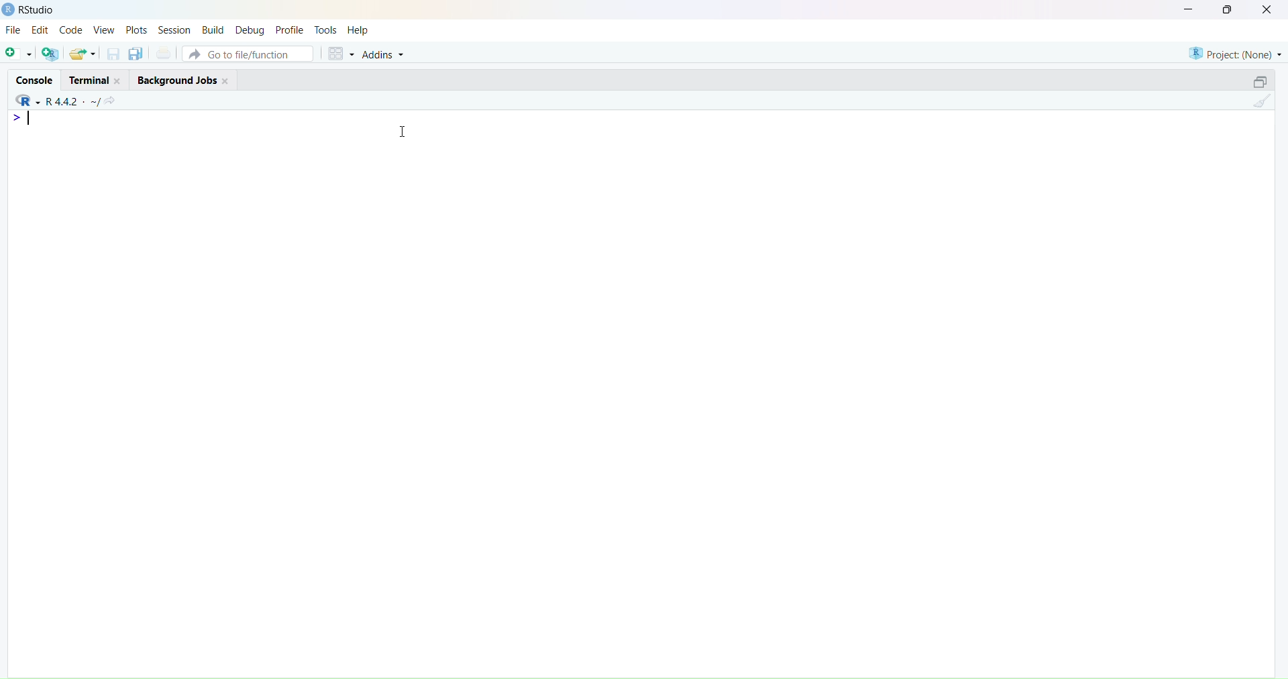  I want to click on Addins, so click(384, 55).